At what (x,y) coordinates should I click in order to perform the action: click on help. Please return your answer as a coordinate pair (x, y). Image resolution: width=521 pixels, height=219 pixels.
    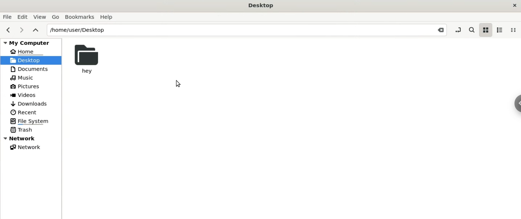
    Looking at the image, I should click on (110, 17).